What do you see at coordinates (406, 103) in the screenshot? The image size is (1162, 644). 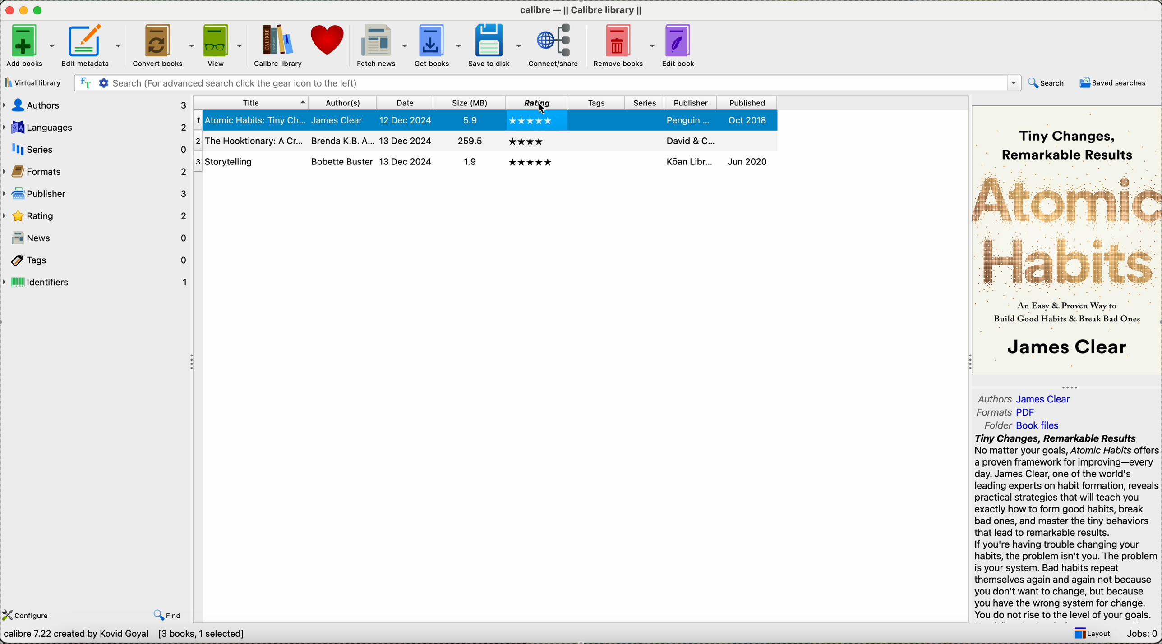 I see `date` at bounding box center [406, 103].